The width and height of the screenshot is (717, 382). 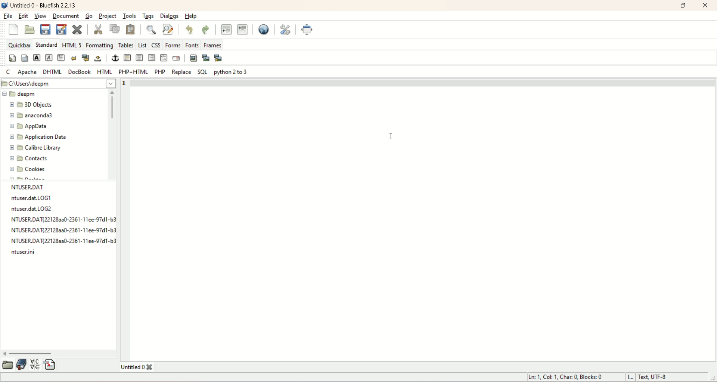 I want to click on horizontal rule, so click(x=127, y=58).